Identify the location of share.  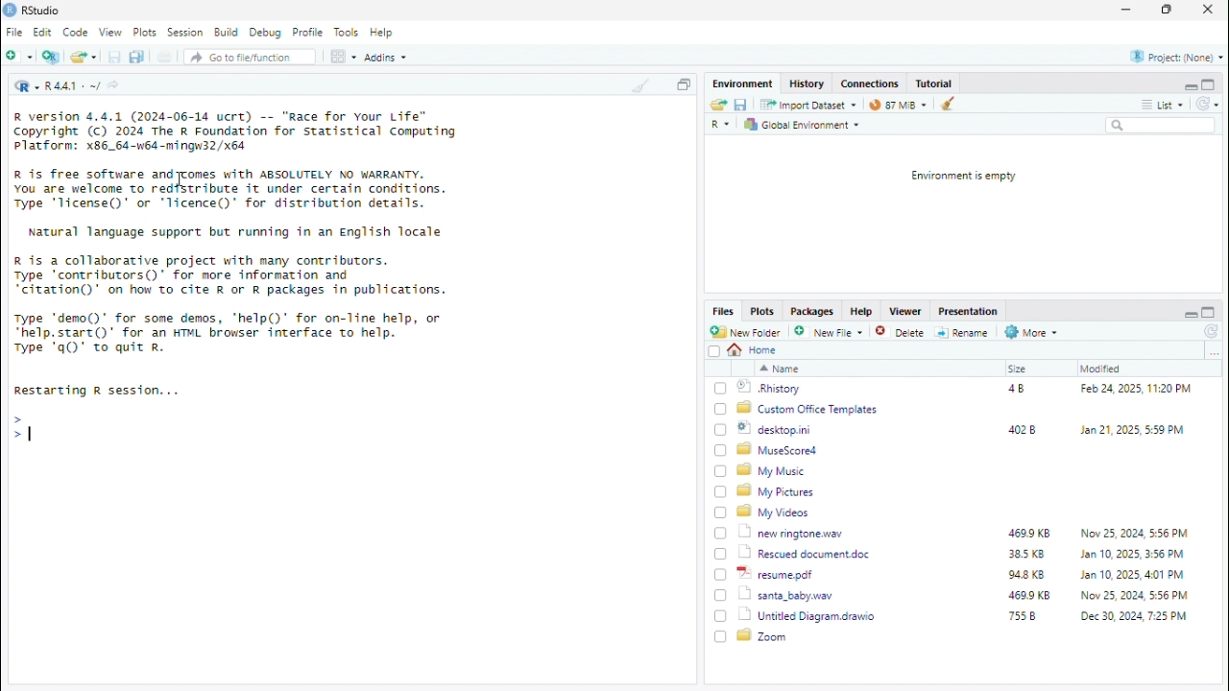
(113, 84).